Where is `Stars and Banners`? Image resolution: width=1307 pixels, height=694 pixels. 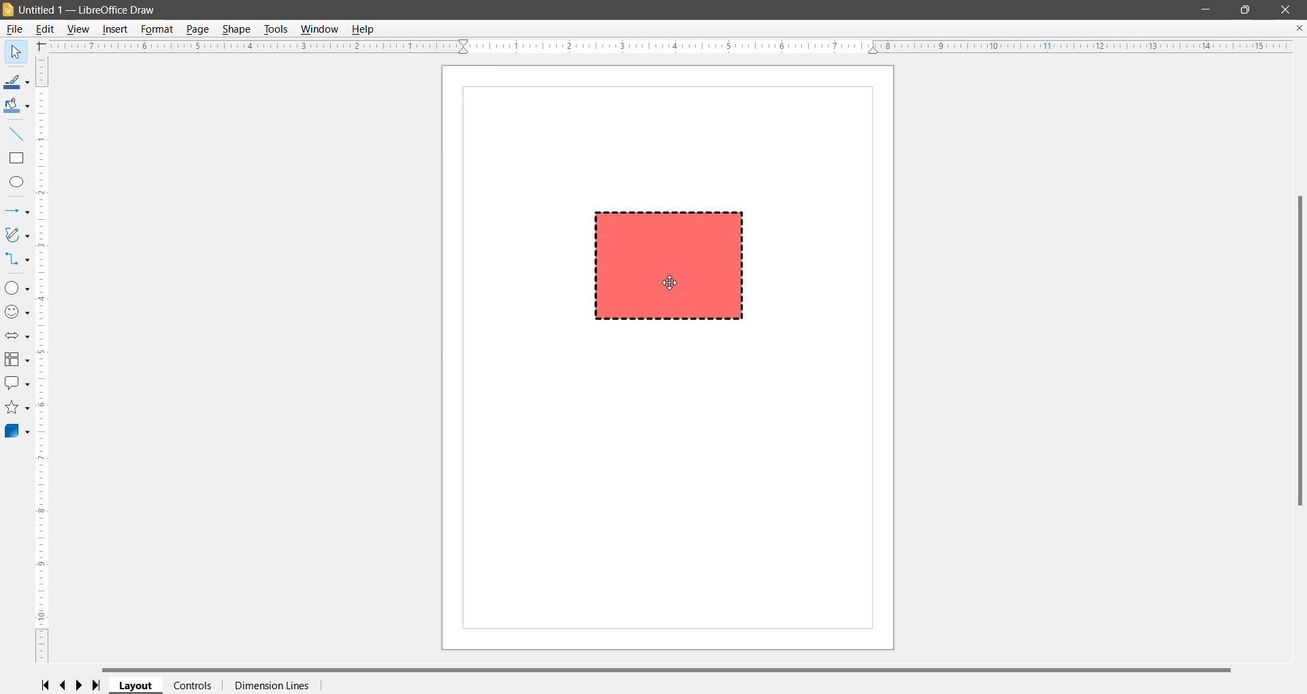
Stars and Banners is located at coordinates (16, 408).